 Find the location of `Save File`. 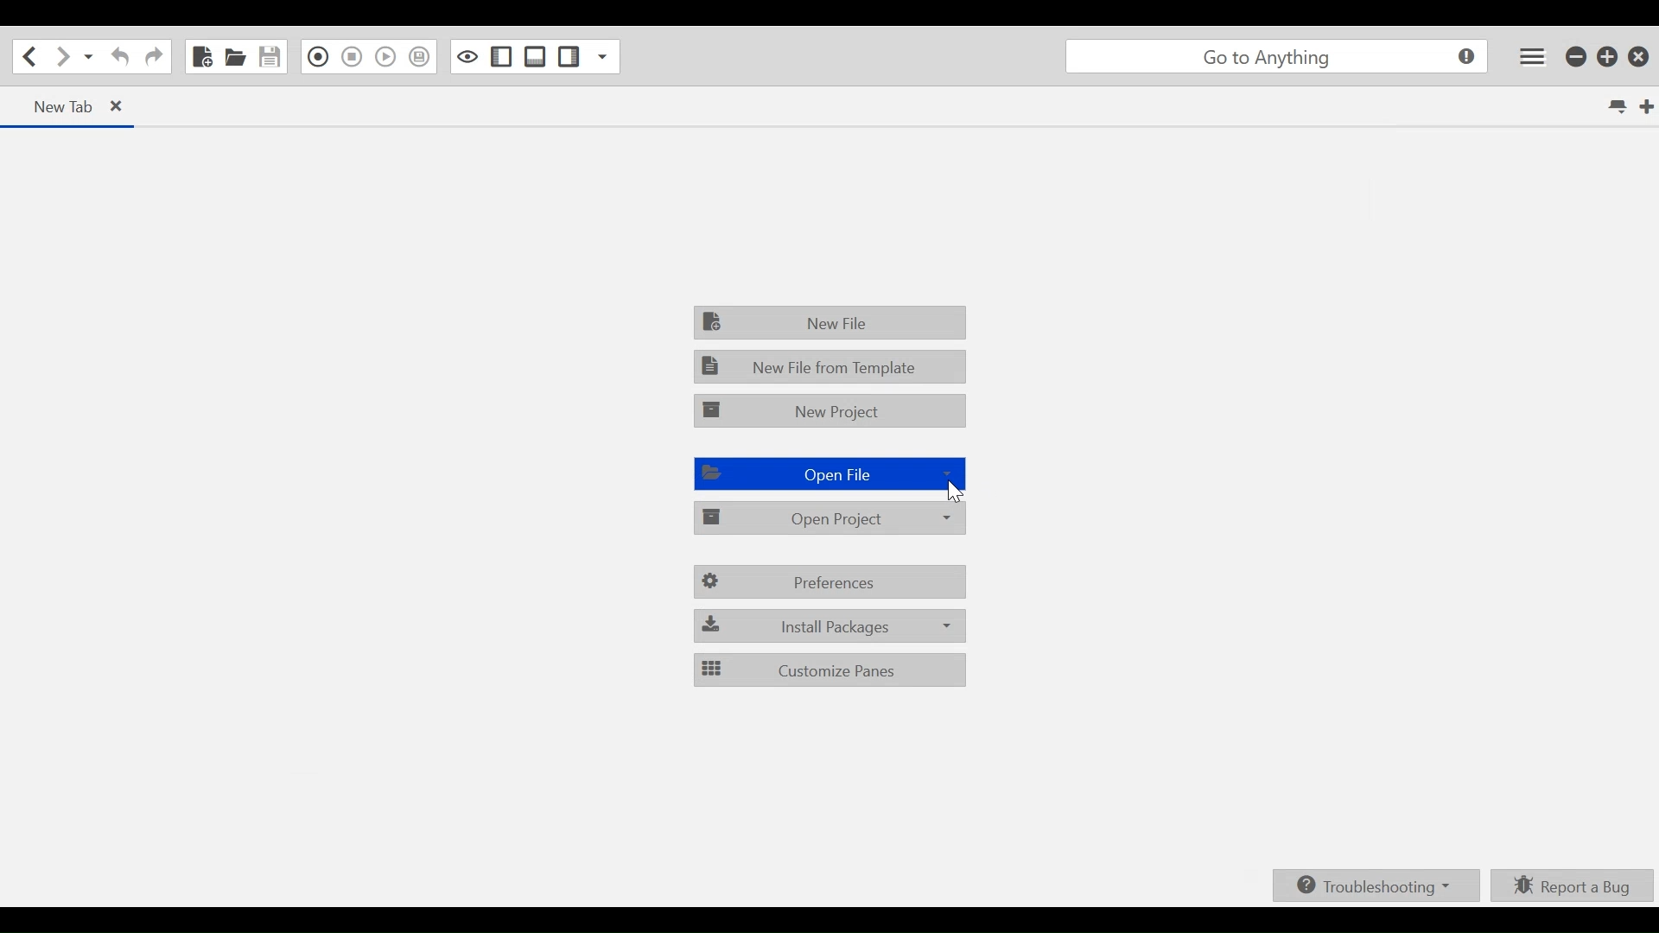

Save File is located at coordinates (271, 57).